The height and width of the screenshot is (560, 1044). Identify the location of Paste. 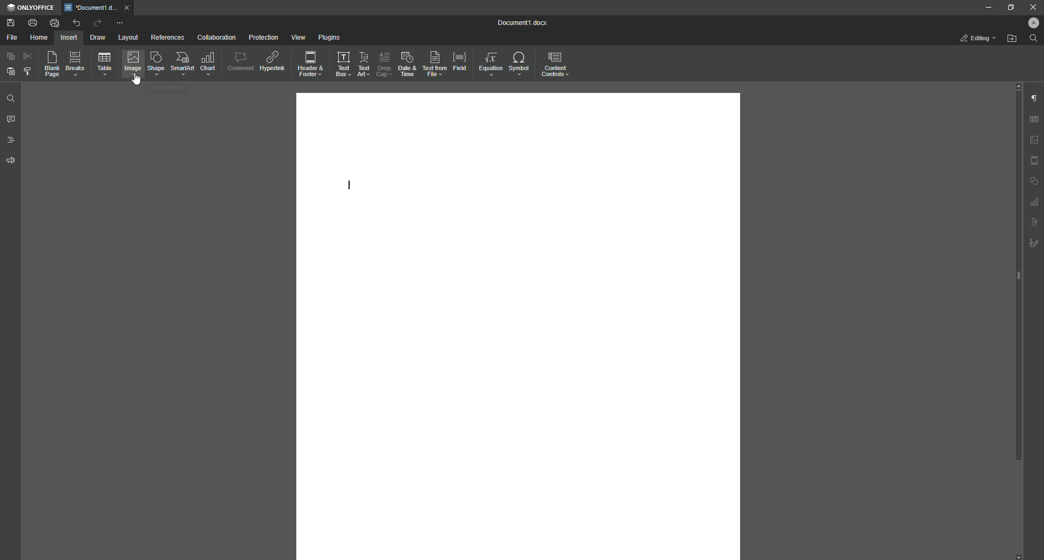
(10, 71).